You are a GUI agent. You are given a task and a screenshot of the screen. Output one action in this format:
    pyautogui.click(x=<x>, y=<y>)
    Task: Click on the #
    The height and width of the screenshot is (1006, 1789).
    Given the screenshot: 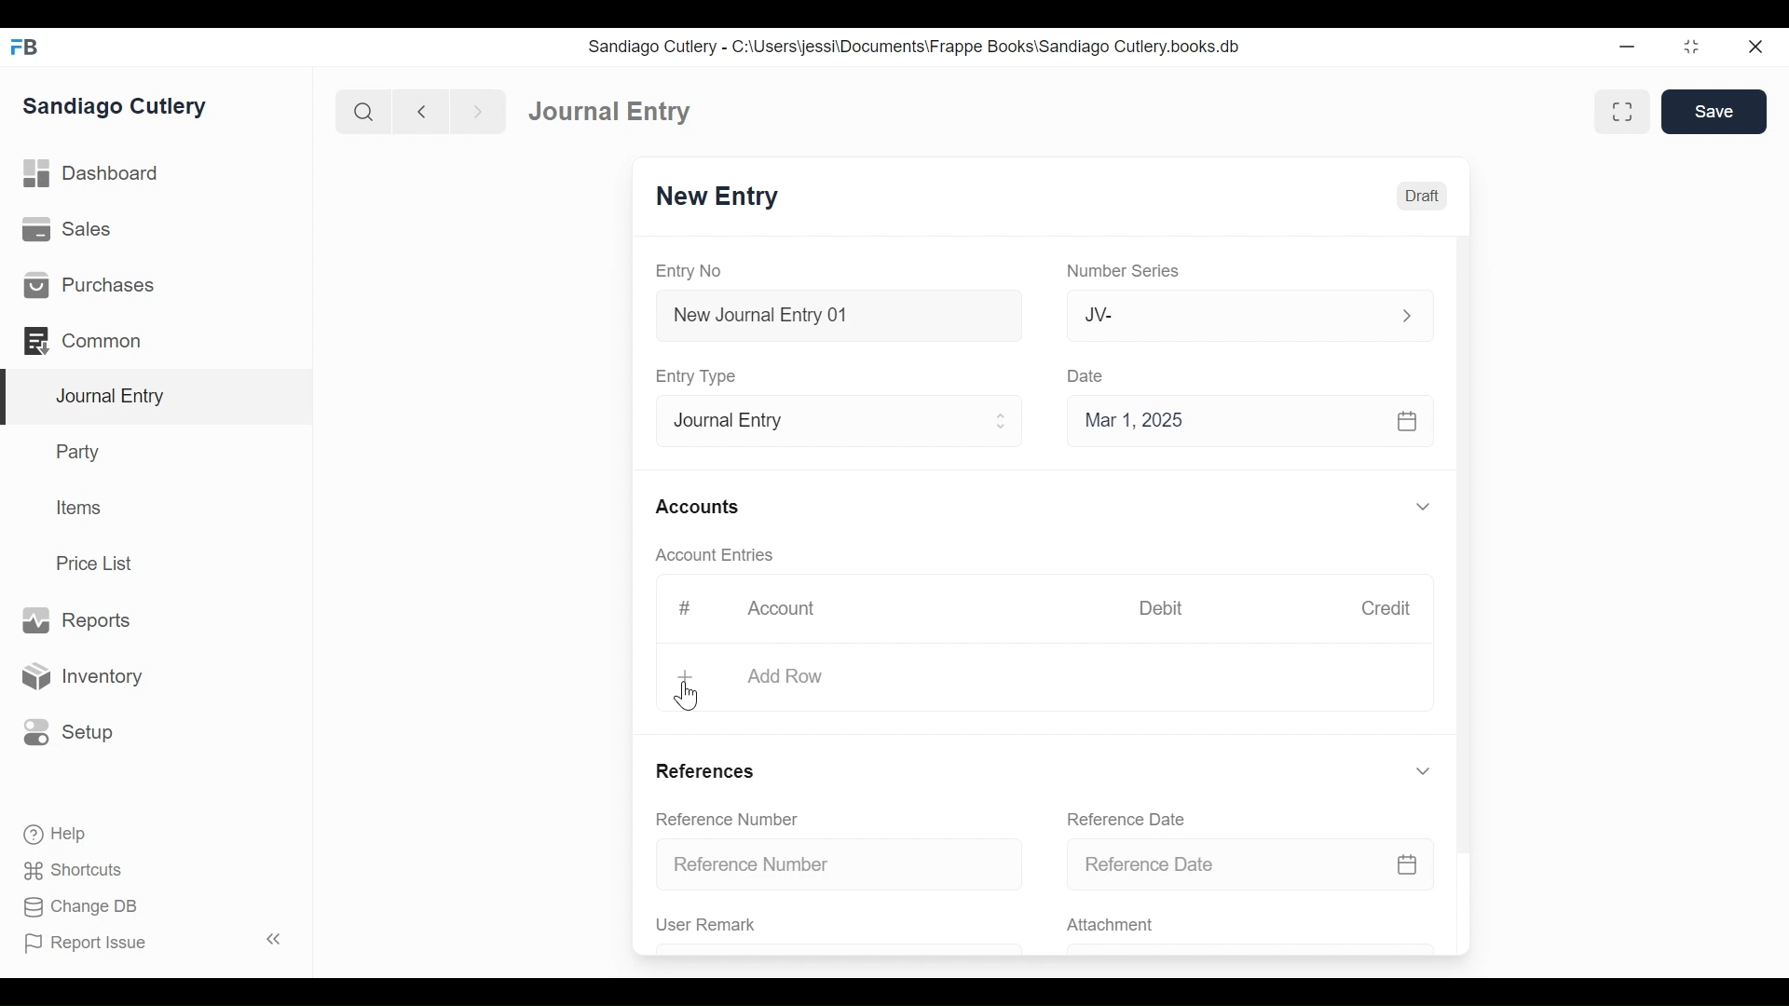 What is the action you would take?
    pyautogui.click(x=678, y=608)
    